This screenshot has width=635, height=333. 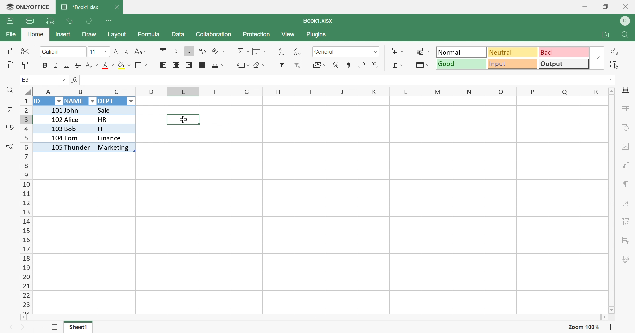 I want to click on table settings, so click(x=626, y=109).